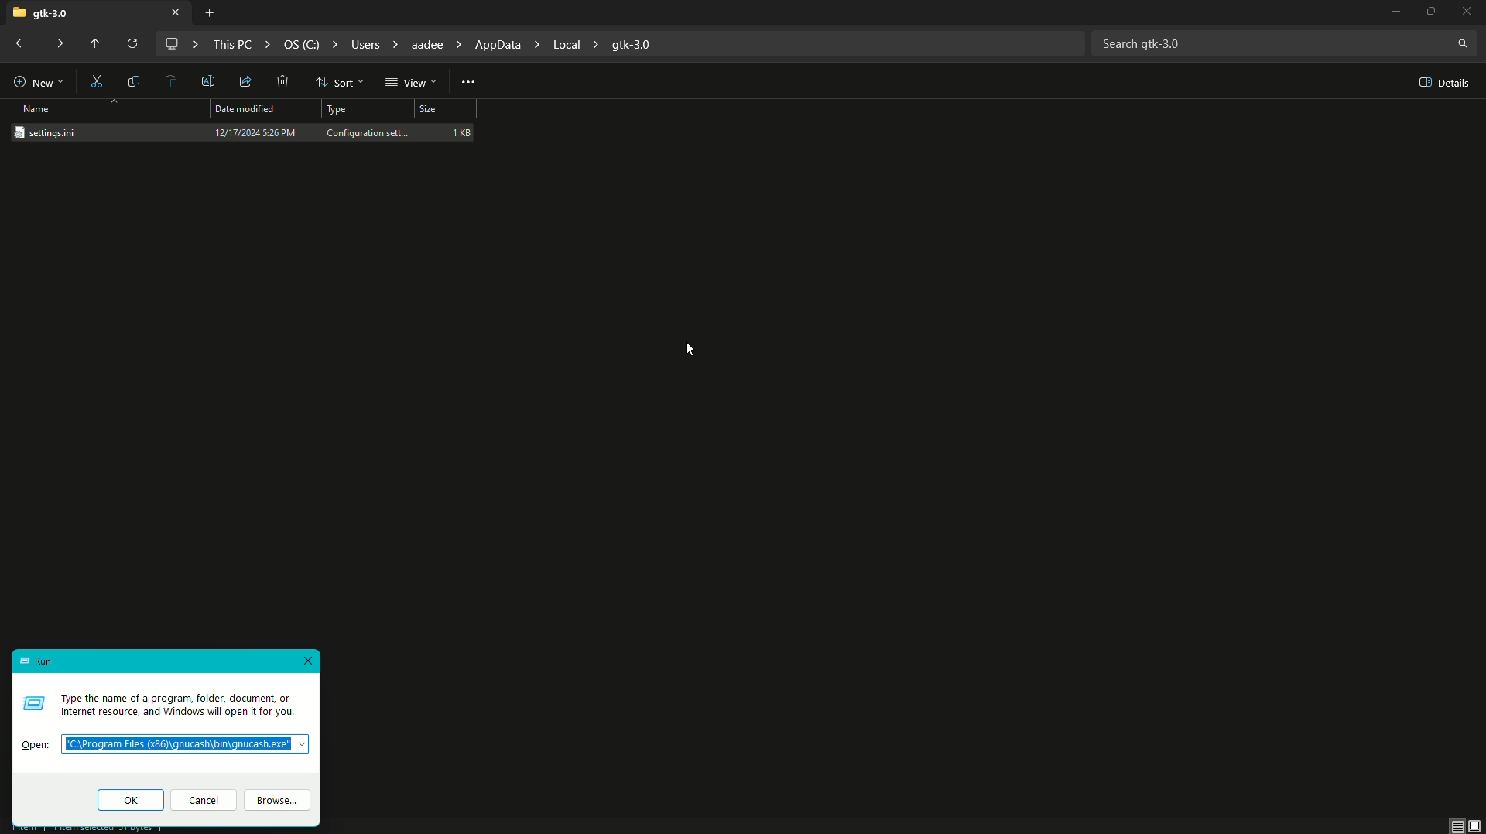 The image size is (1486, 834). Describe the element at coordinates (98, 80) in the screenshot. I see `Cut` at that location.